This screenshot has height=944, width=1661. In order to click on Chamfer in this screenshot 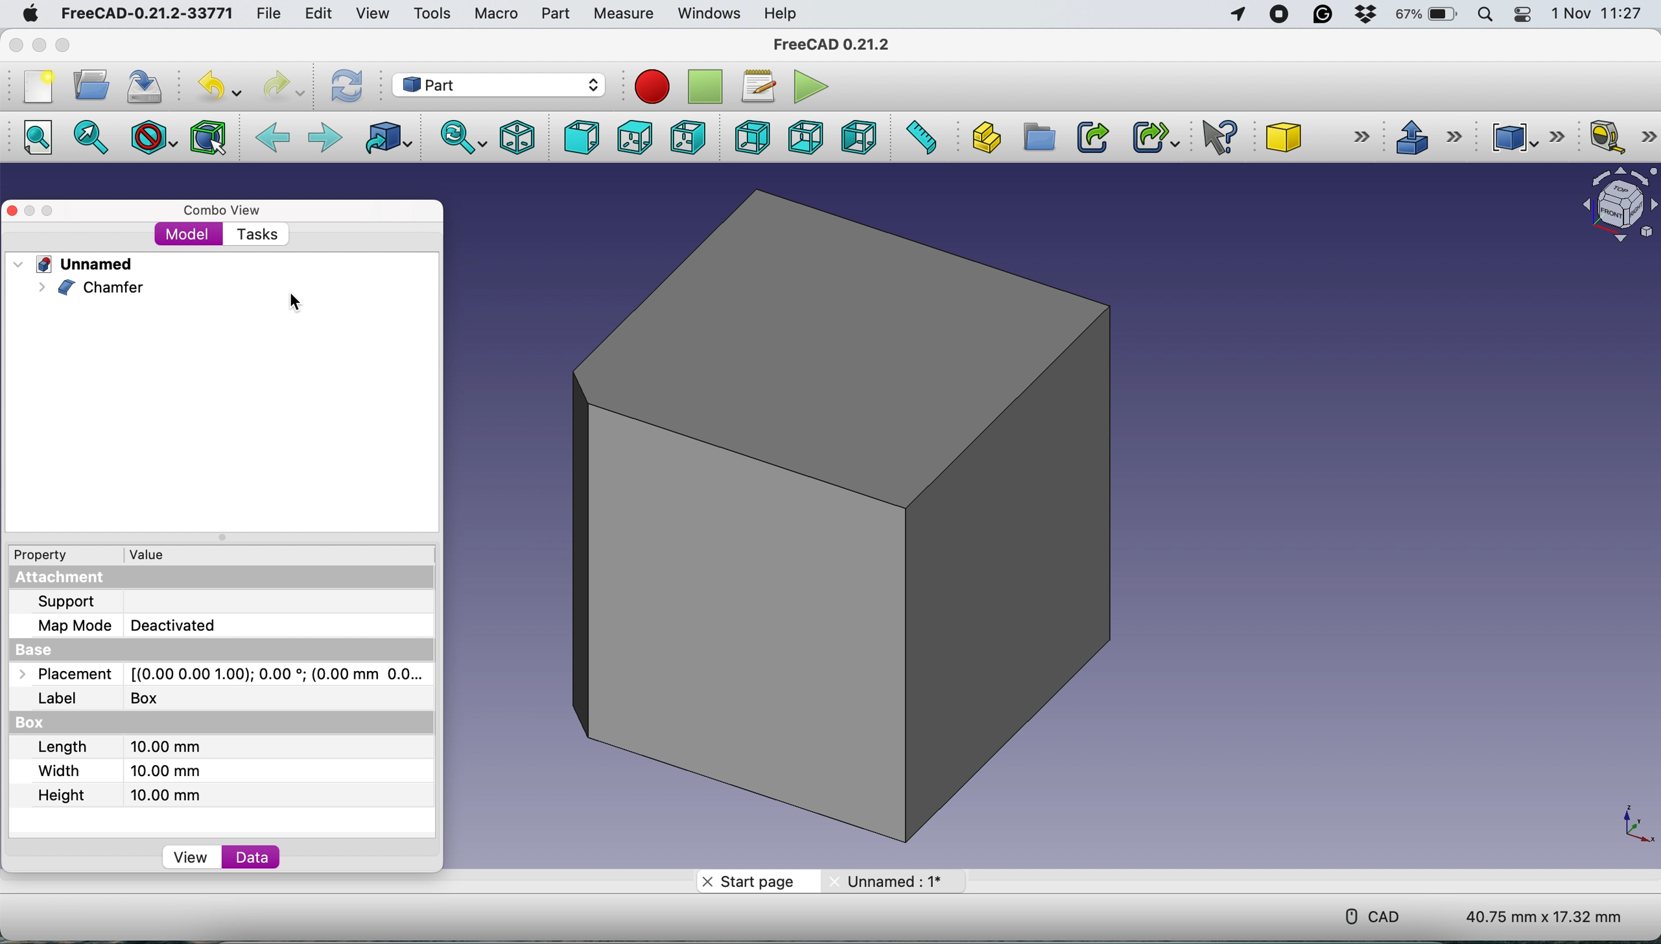, I will do `click(105, 287)`.